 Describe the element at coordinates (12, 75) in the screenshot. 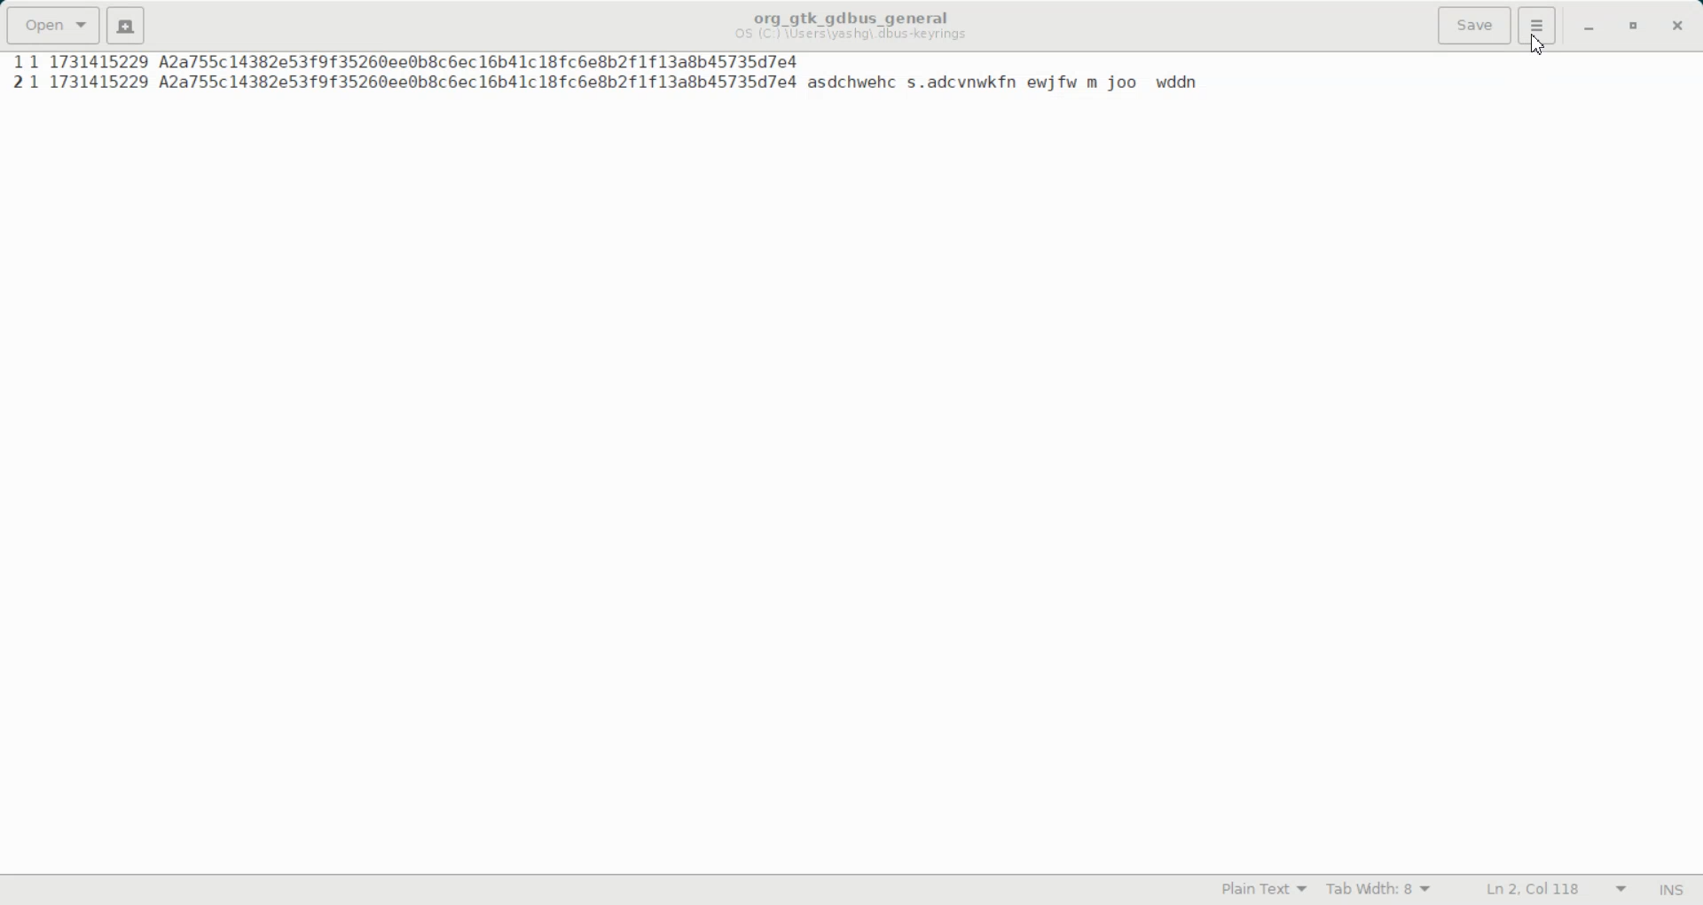

I see `Text line number` at that location.